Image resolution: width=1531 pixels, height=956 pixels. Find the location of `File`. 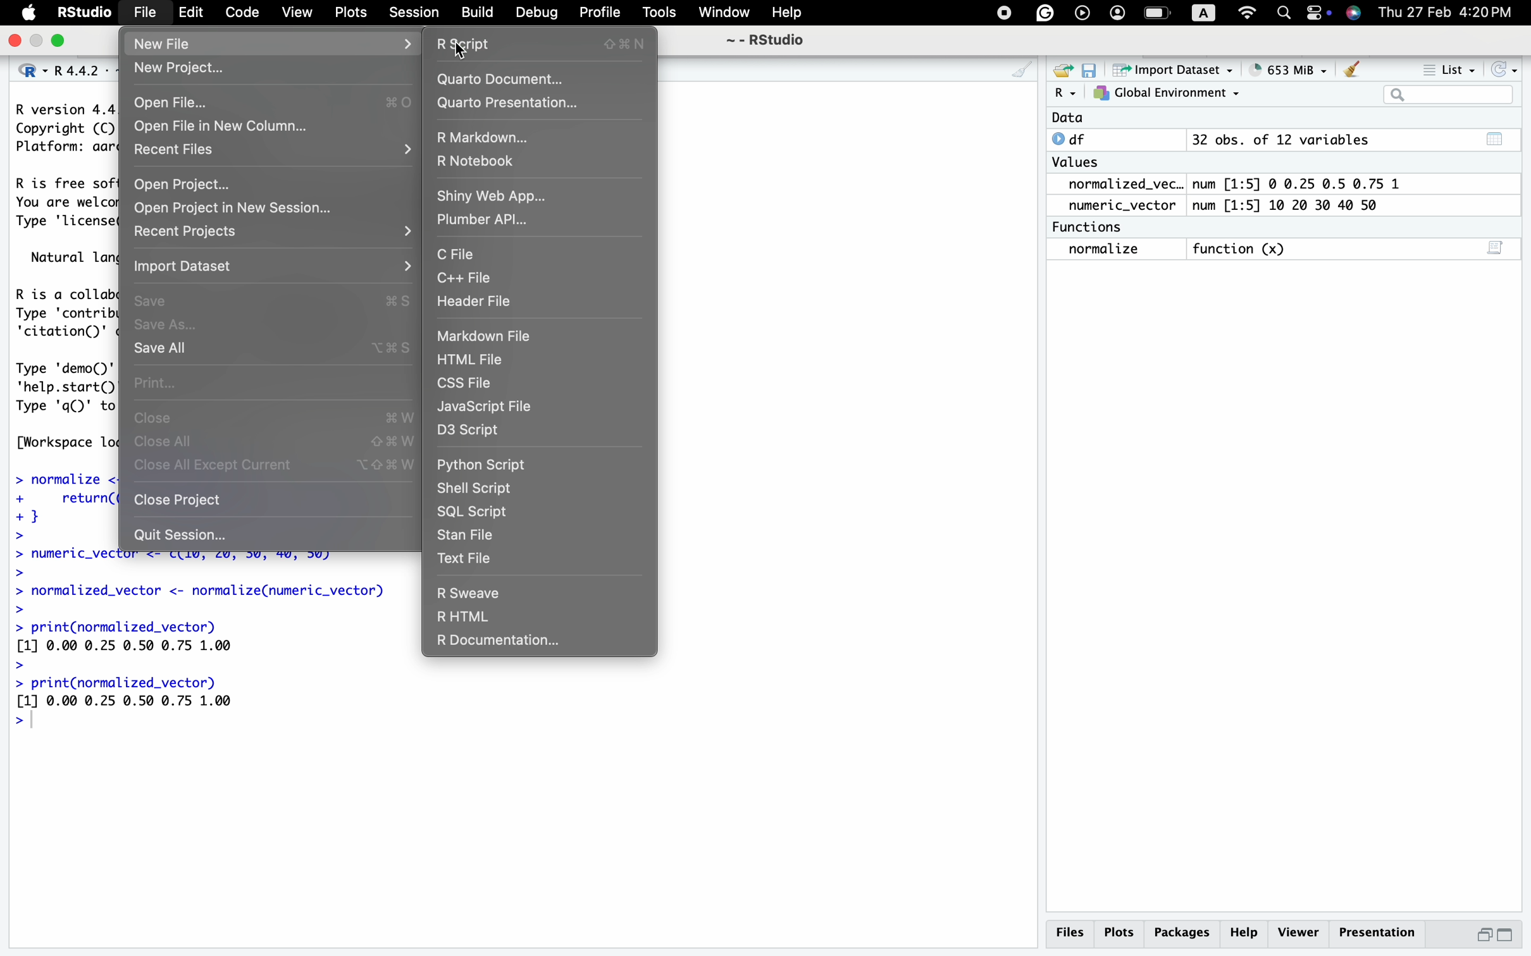

File is located at coordinates (147, 14).